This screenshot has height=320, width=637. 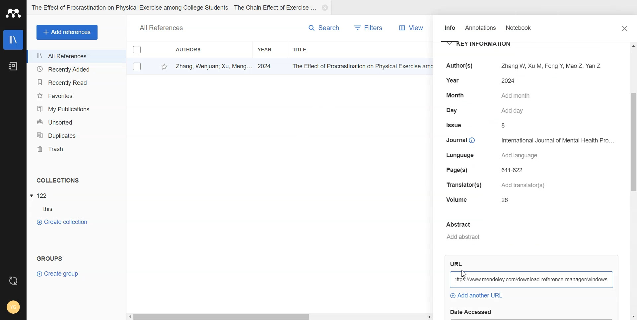 I want to click on https://www.mendeley.com/download-reference-manager/windows, so click(x=532, y=279).